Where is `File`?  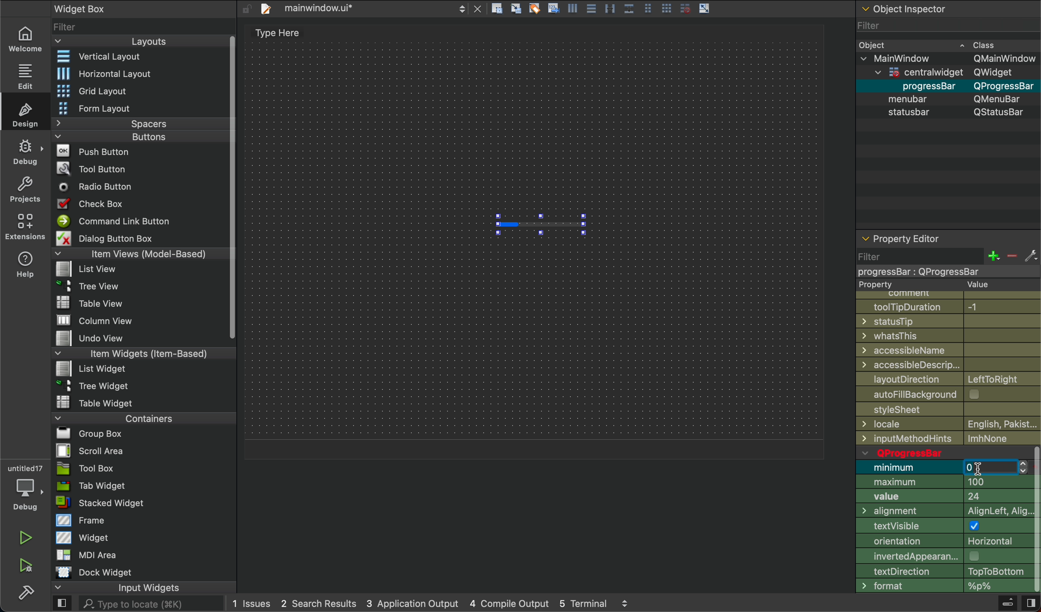 File is located at coordinates (85, 434).